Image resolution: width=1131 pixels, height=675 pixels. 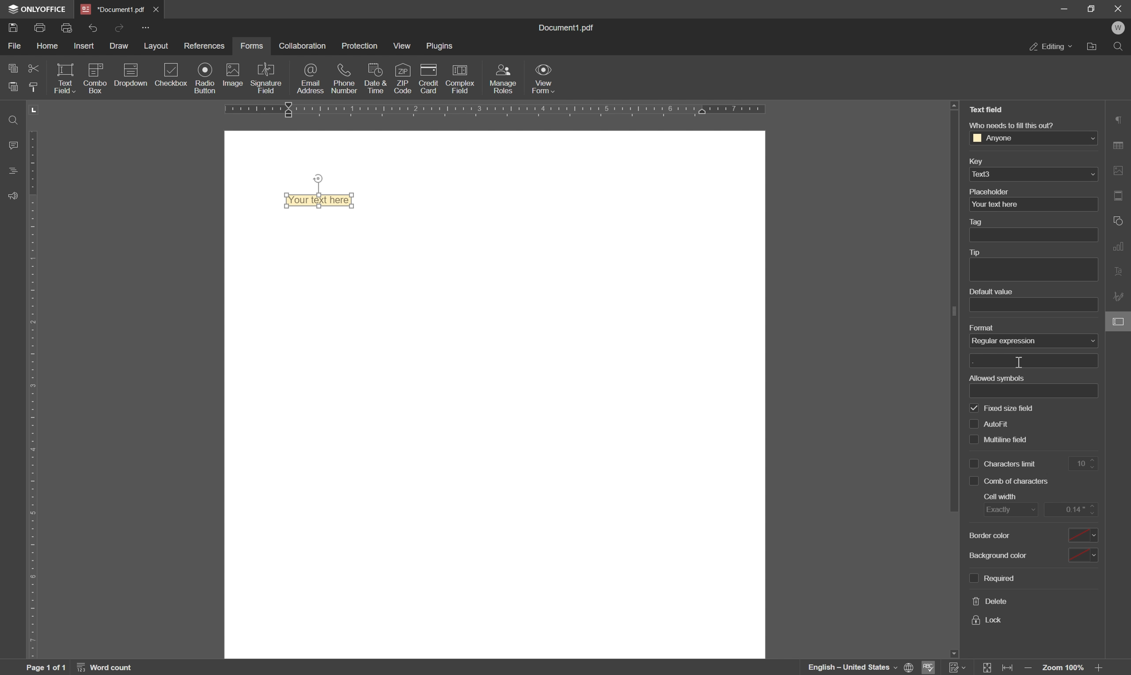 I want to click on shape settings, so click(x=1119, y=220).